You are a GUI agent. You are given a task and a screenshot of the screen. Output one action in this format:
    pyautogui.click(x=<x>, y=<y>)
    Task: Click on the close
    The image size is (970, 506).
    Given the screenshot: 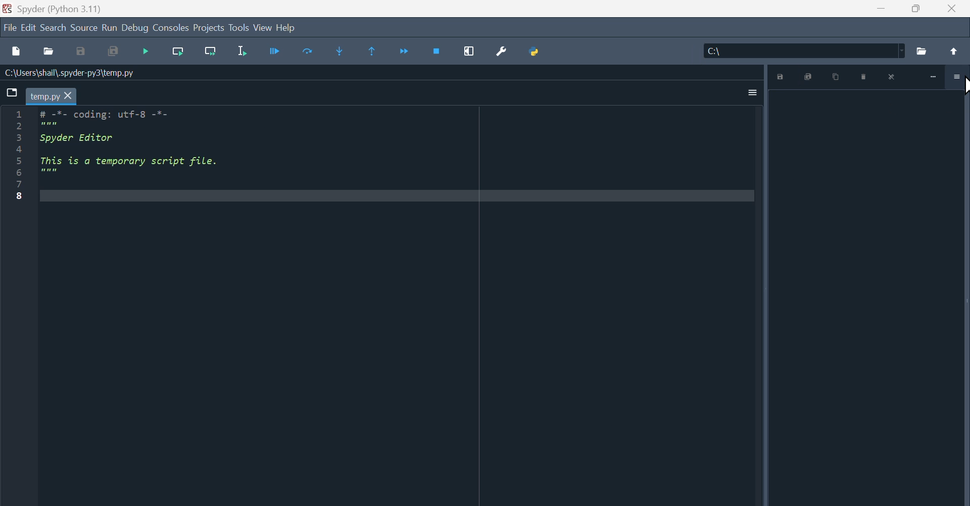 What is the action you would take?
    pyautogui.click(x=892, y=76)
    